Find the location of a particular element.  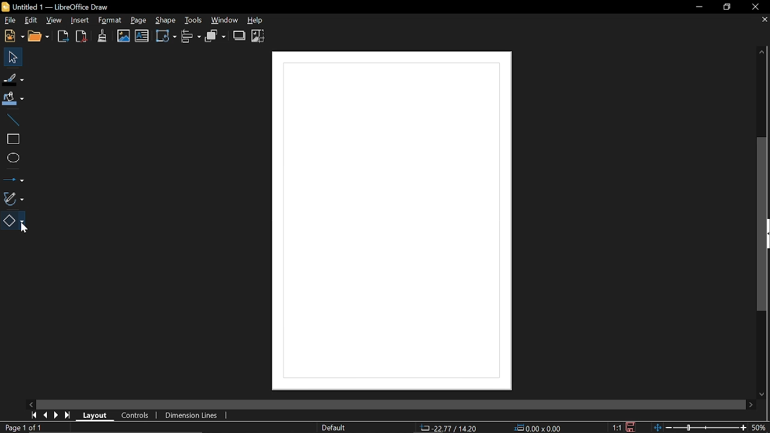

shape is located at coordinates (165, 20).